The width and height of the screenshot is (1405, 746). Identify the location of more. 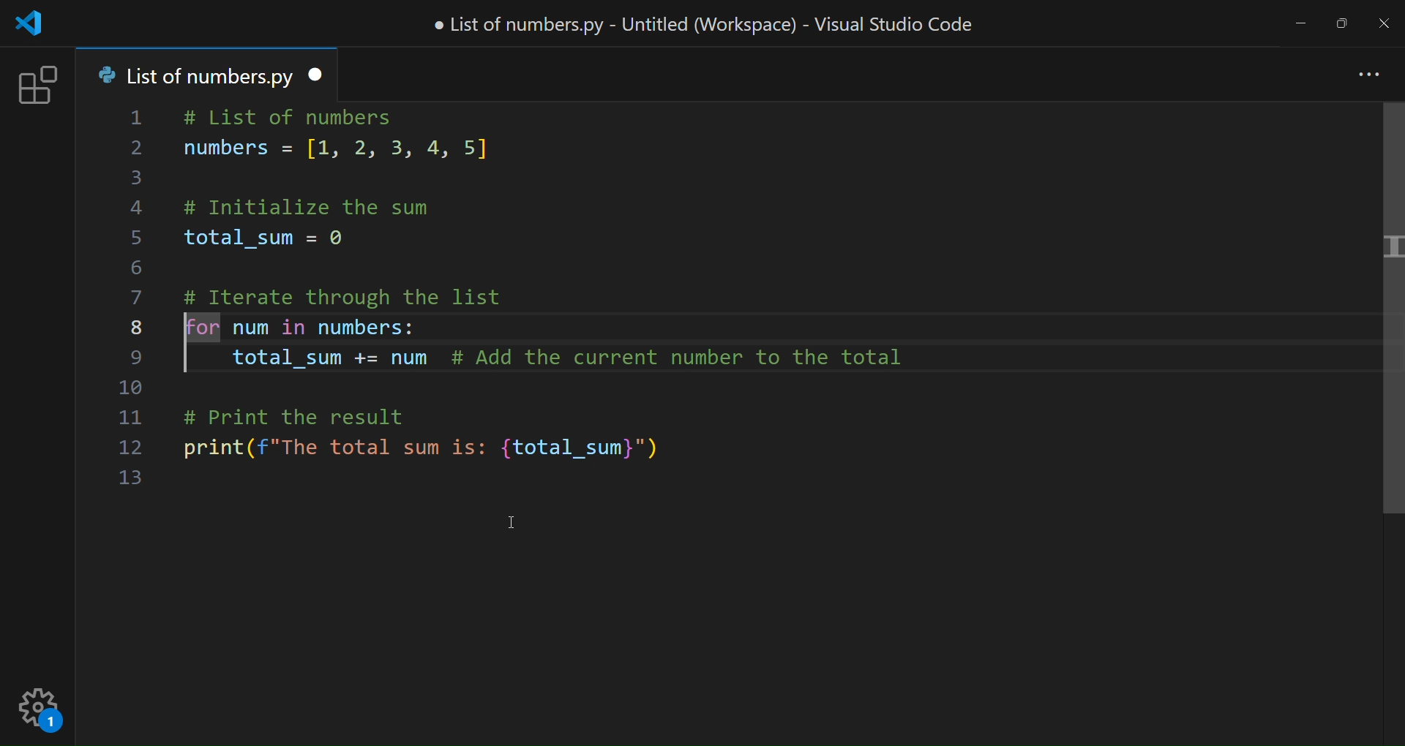
(1371, 72).